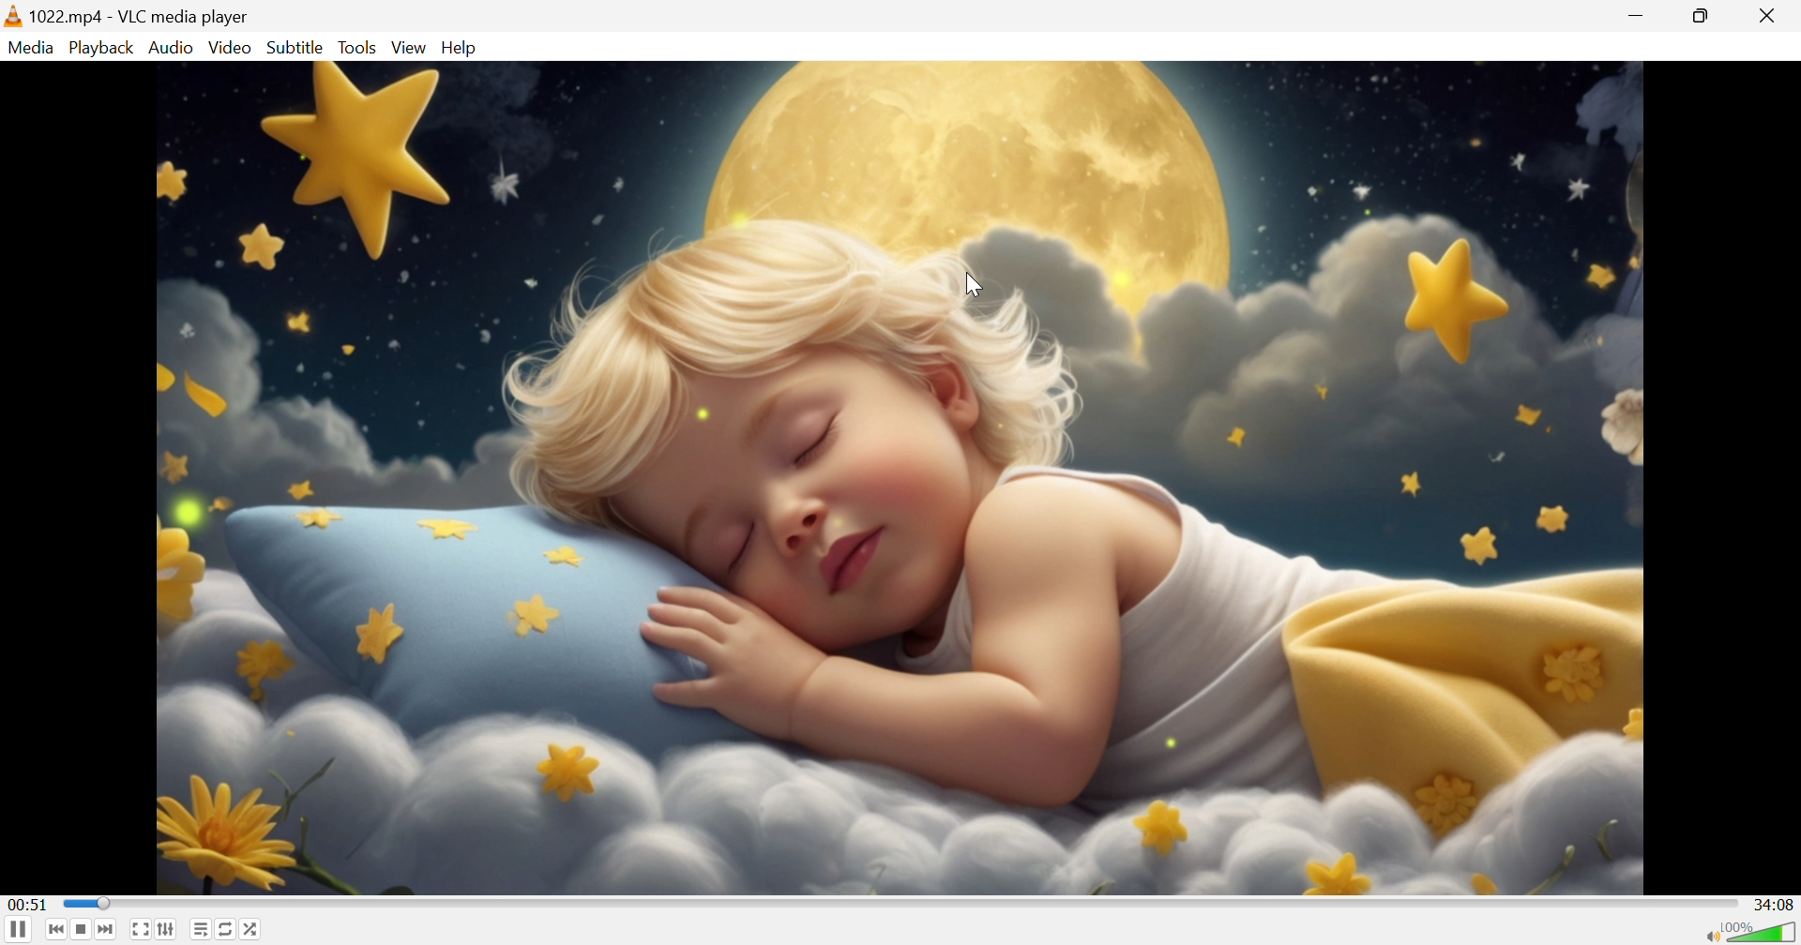 This screenshot has width=1801, height=945. Describe the element at coordinates (82, 932) in the screenshot. I see `Stop playback` at that location.